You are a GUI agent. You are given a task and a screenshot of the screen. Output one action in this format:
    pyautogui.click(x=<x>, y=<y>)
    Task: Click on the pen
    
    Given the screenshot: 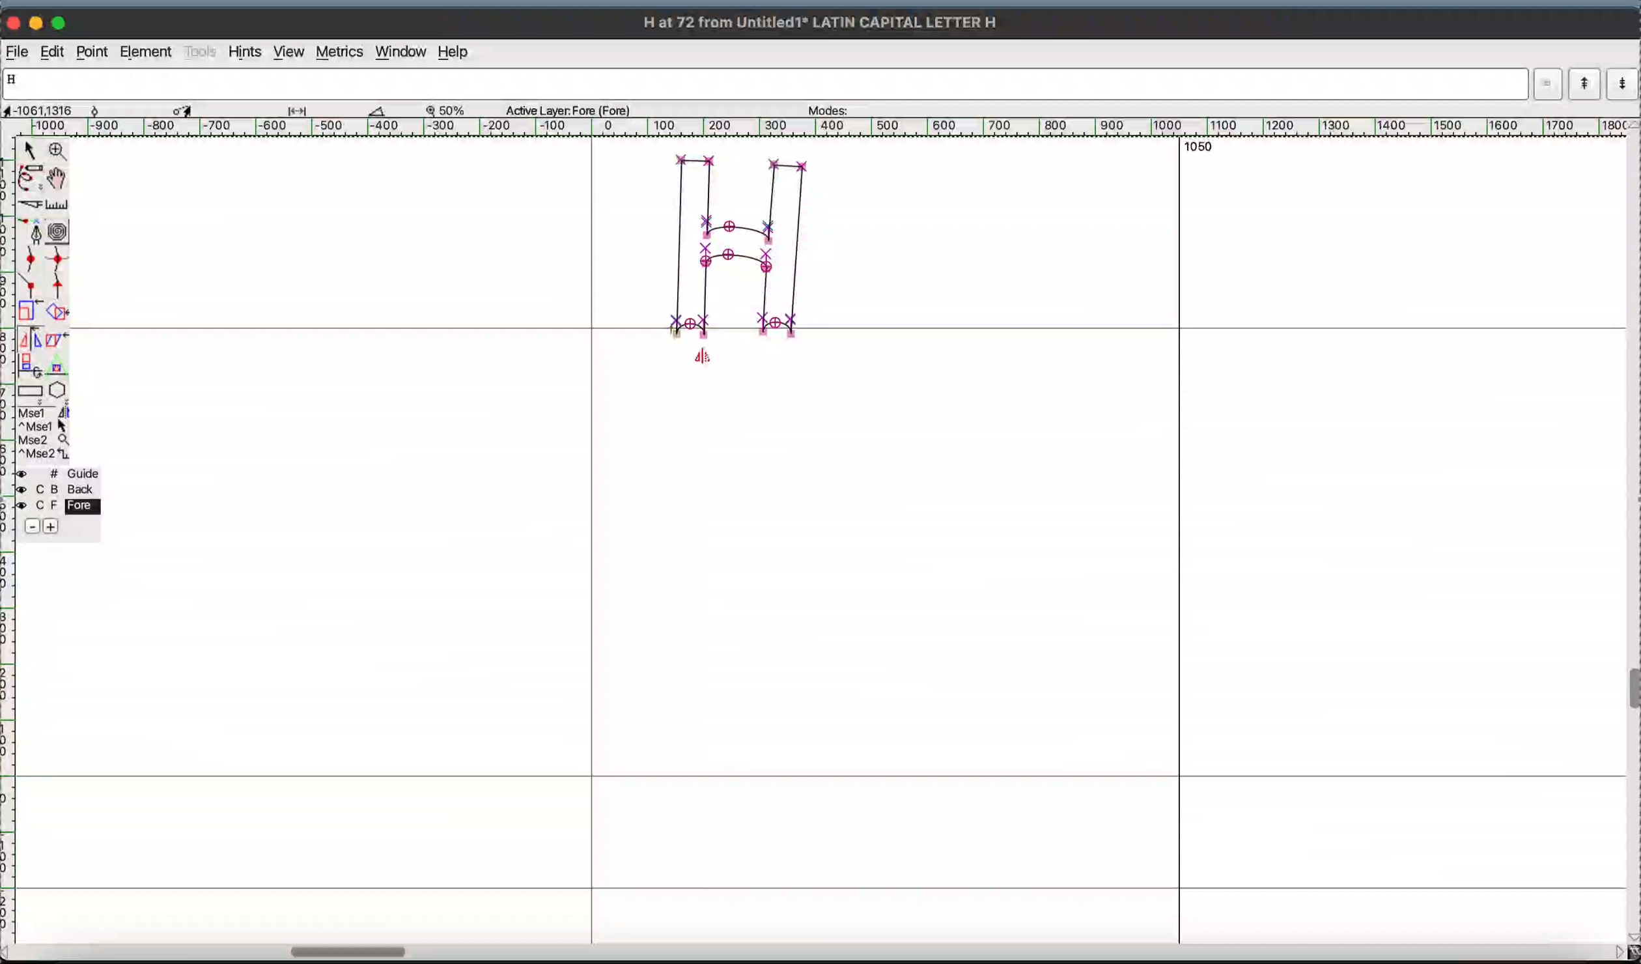 What is the action you would take?
    pyautogui.click(x=32, y=229)
    